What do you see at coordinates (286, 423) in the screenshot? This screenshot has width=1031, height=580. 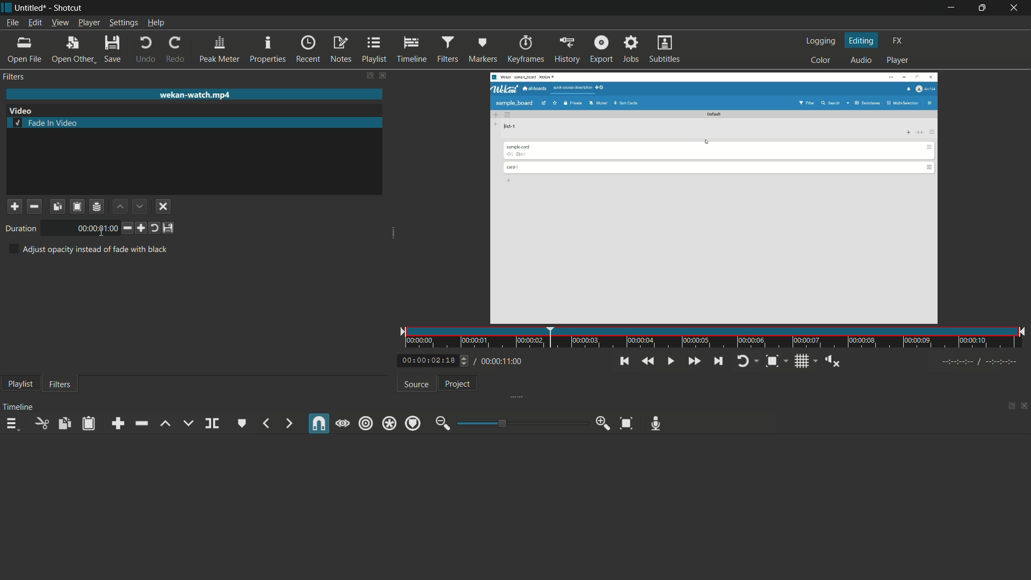 I see `next marker` at bounding box center [286, 423].